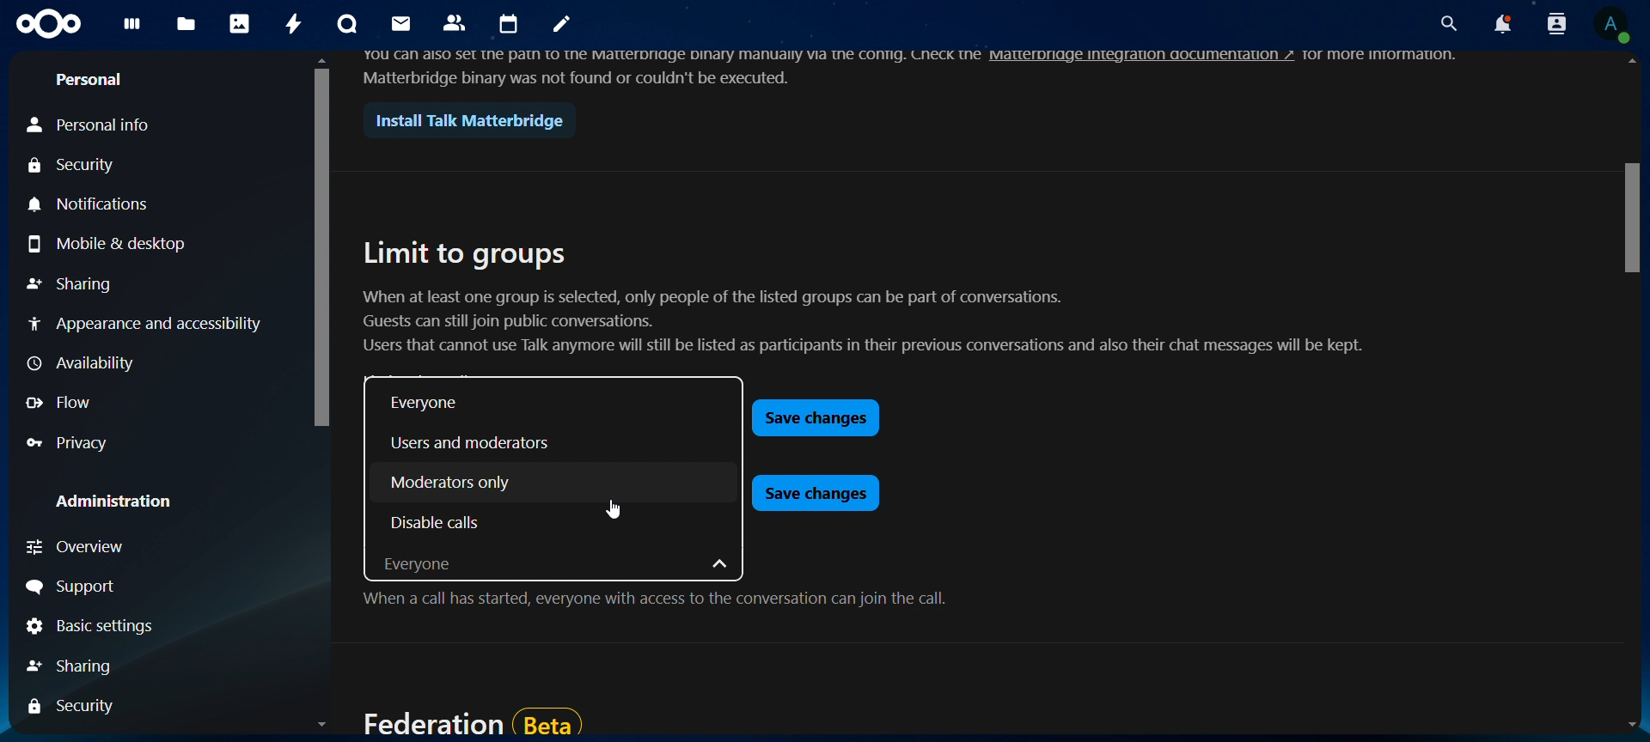  What do you see at coordinates (65, 405) in the screenshot?
I see `Flow` at bounding box center [65, 405].